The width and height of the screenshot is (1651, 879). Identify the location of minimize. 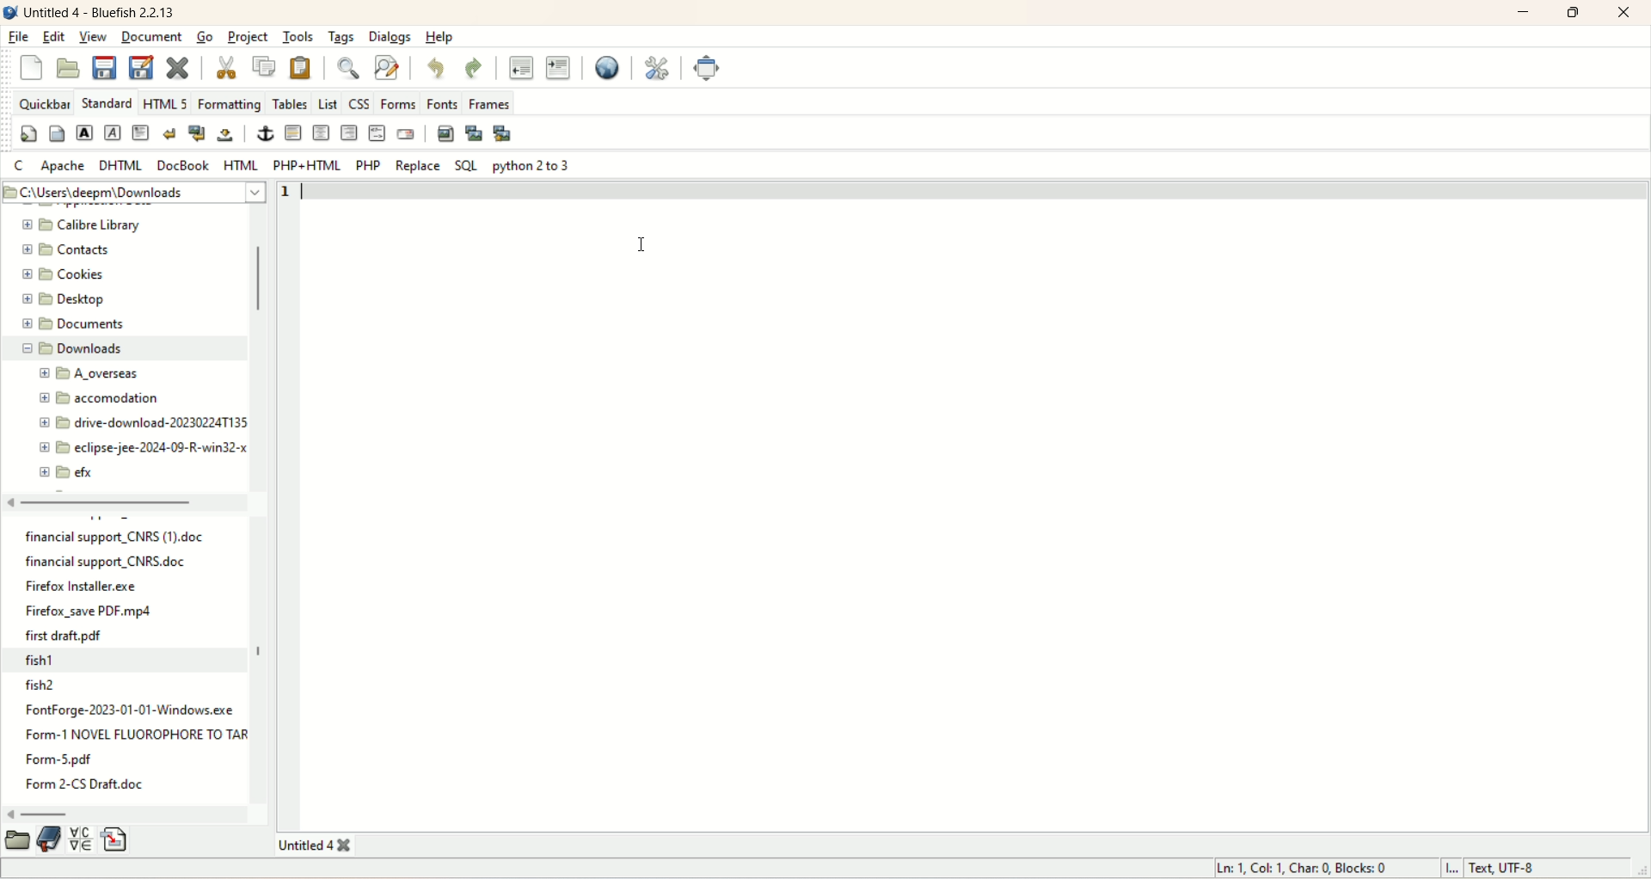
(1521, 14).